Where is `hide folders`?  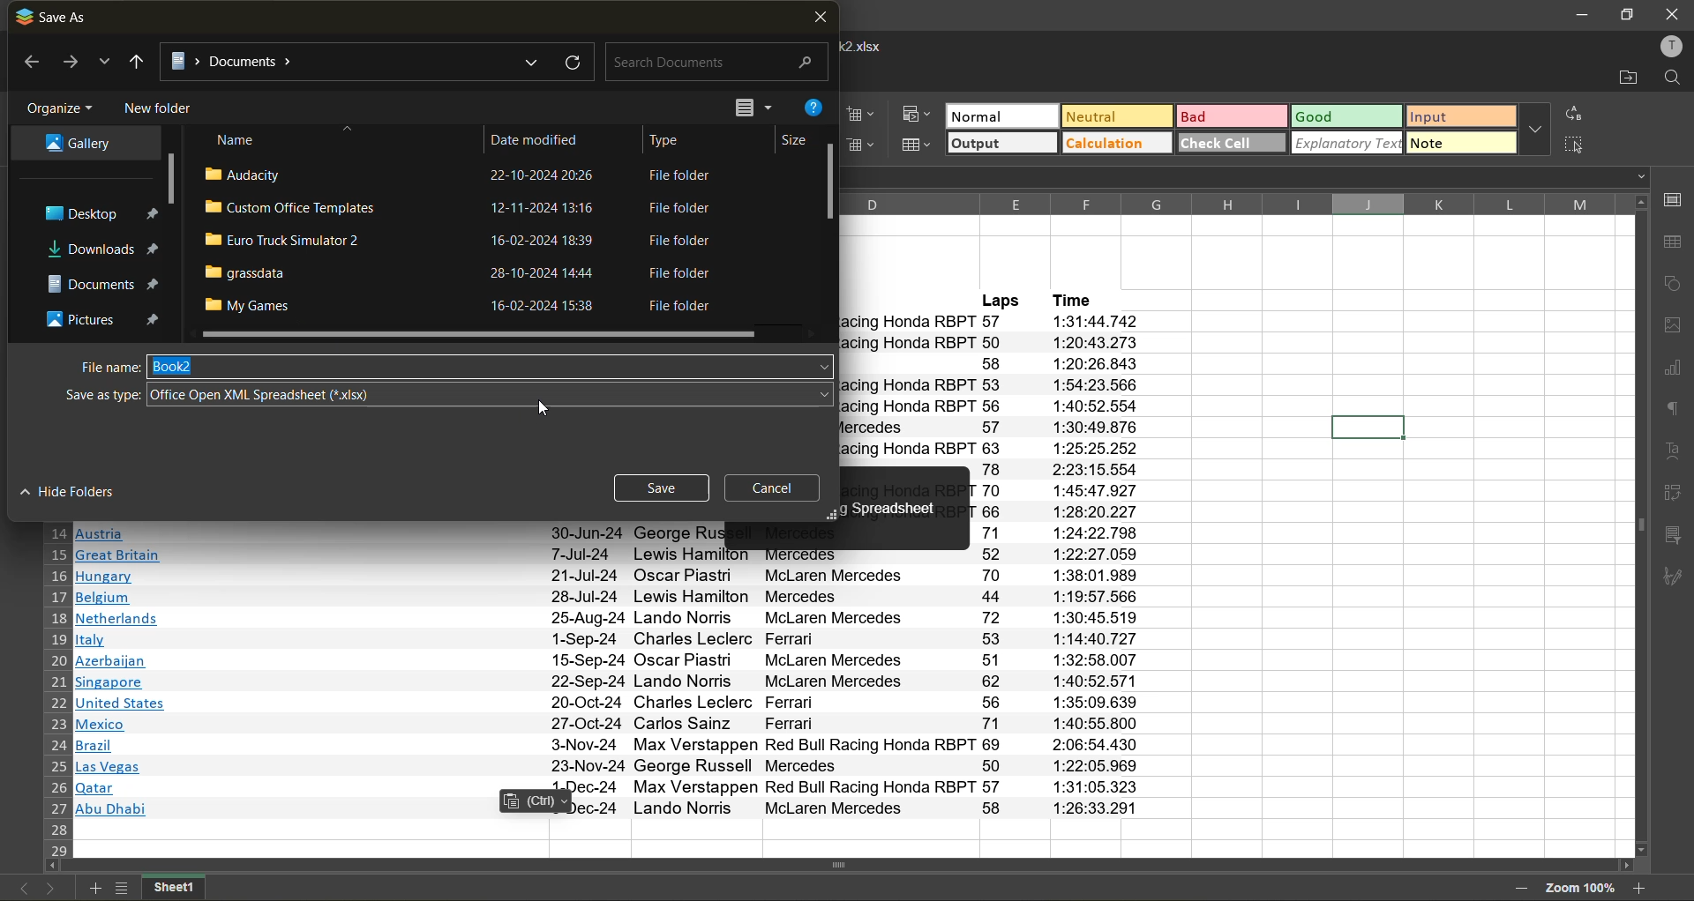
hide folders is located at coordinates (79, 492).